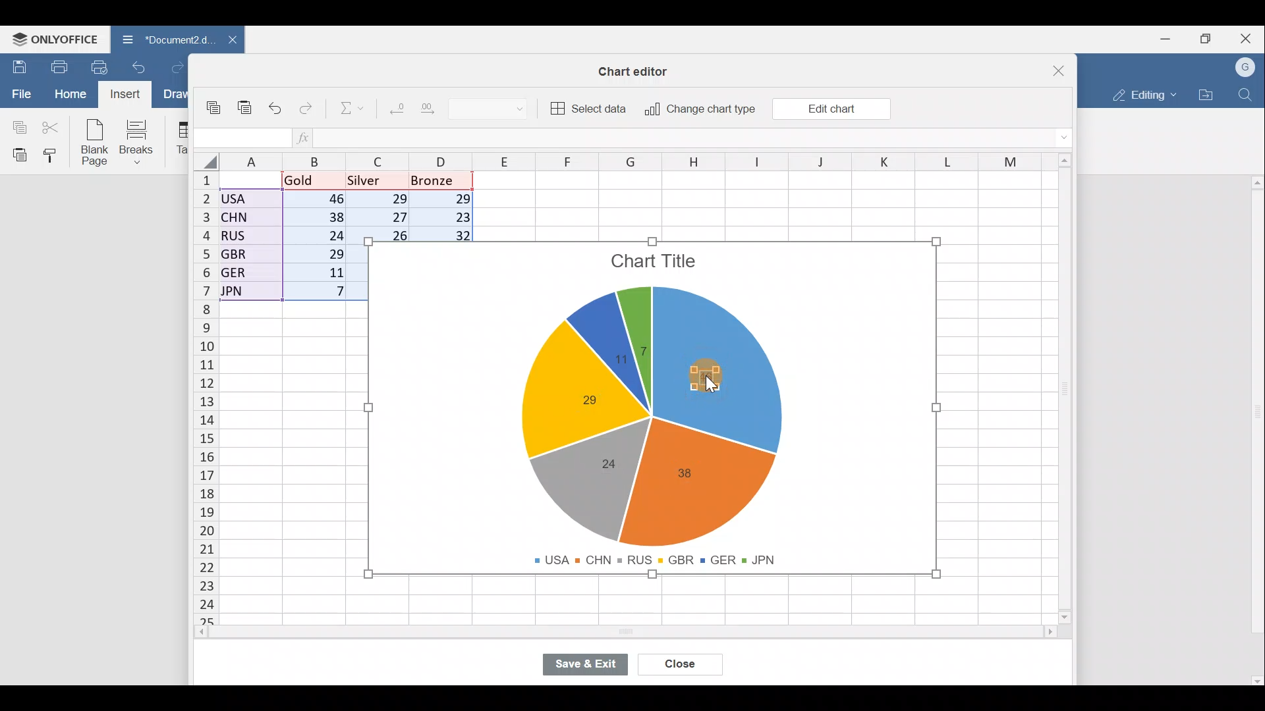 This screenshot has height=711, width=1265. I want to click on Select data, so click(588, 107).